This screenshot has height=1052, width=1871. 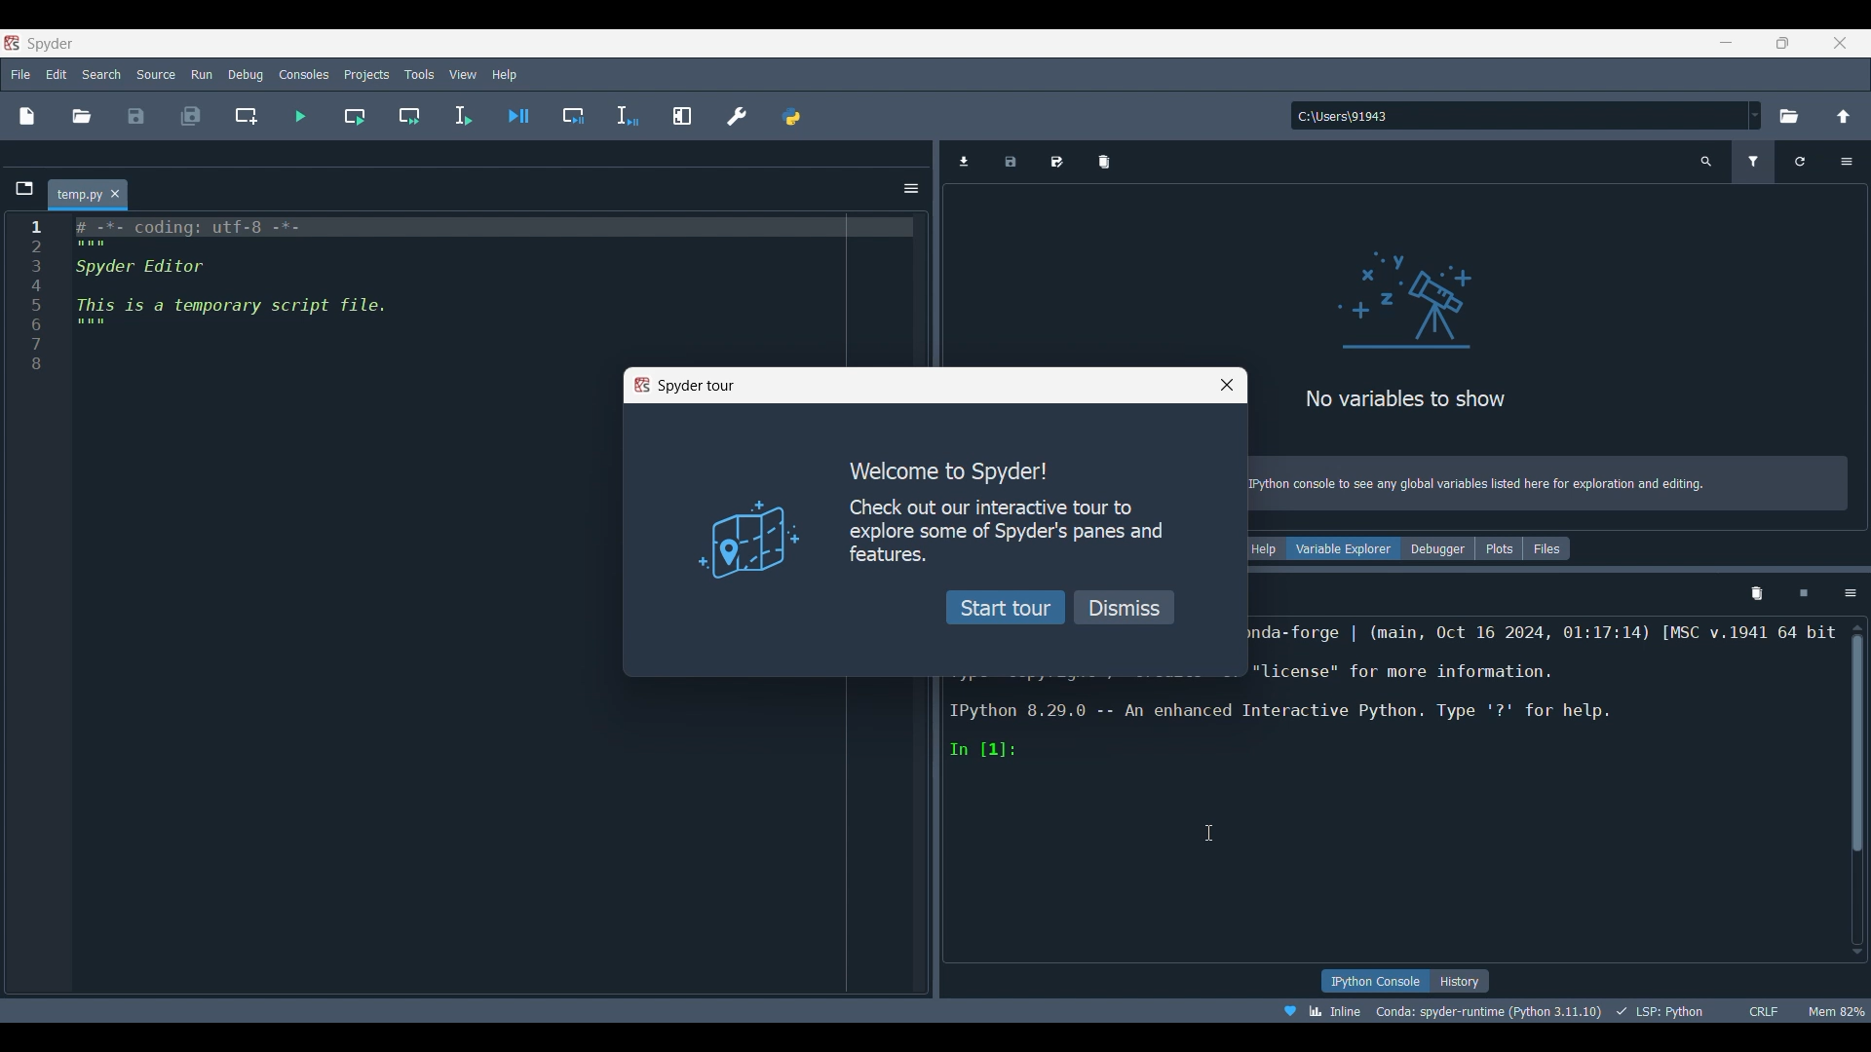 What do you see at coordinates (1375, 981) in the screenshot?
I see `IPython console` at bounding box center [1375, 981].